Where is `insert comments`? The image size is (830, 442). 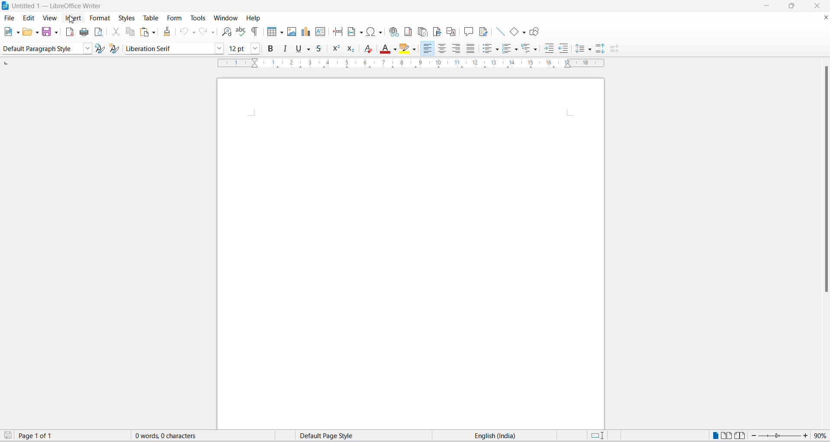 insert comments is located at coordinates (468, 30).